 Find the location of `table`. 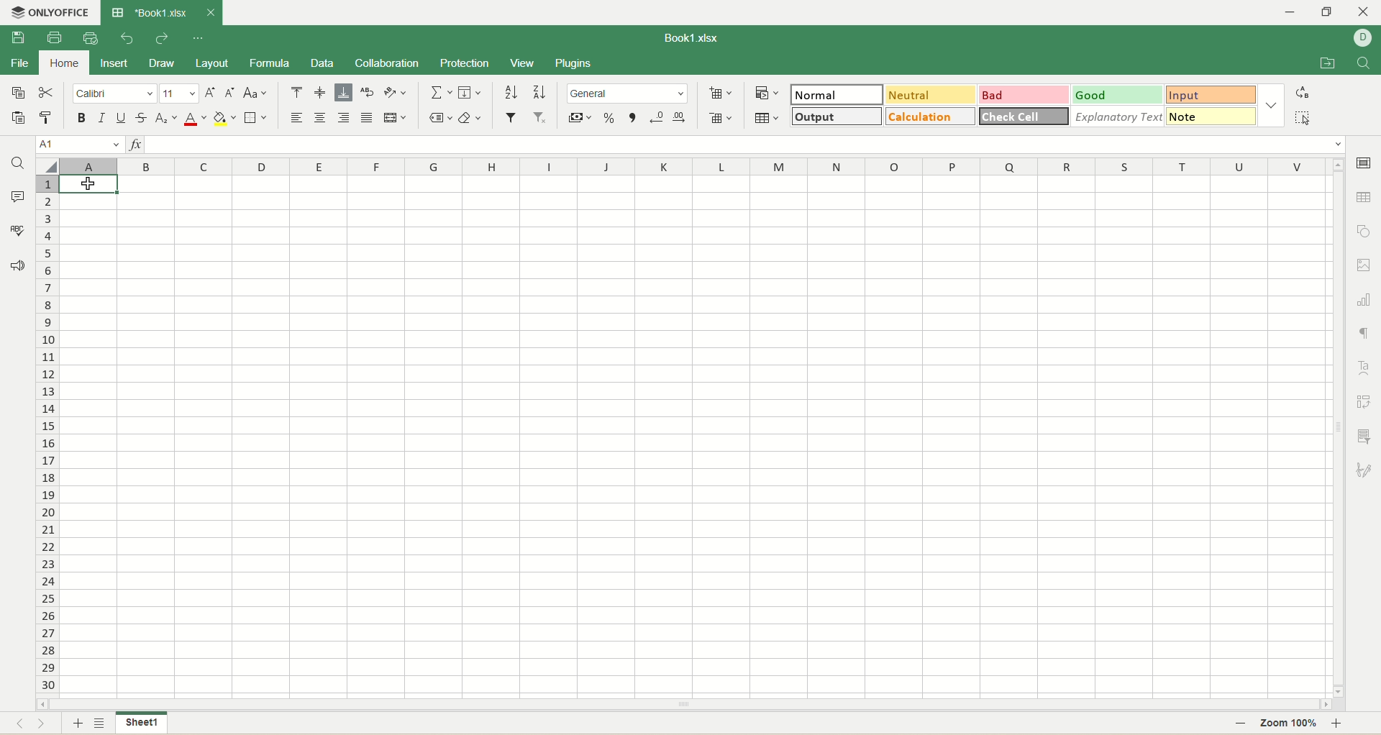

table is located at coordinates (1364, 196).